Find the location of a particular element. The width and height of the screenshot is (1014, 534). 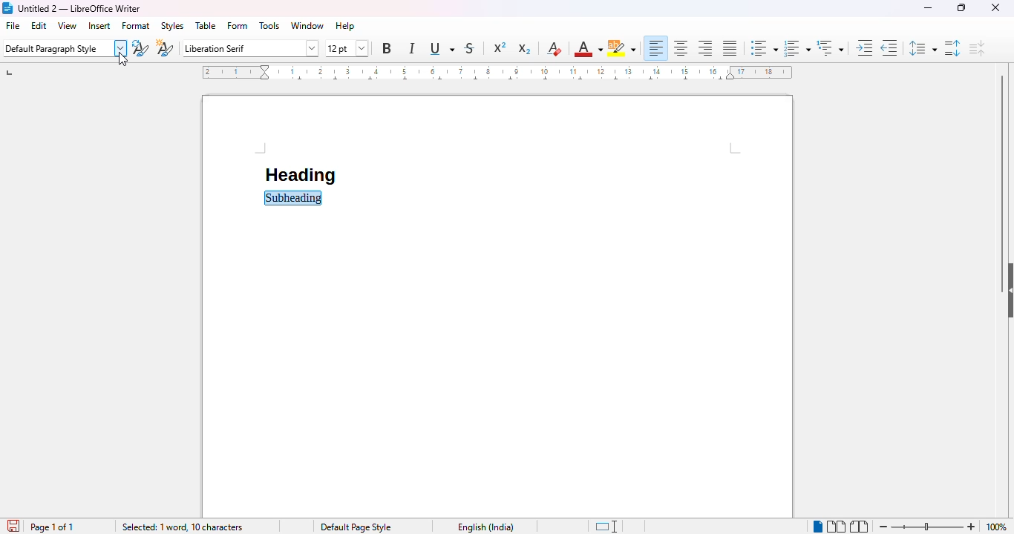

align center is located at coordinates (681, 48).